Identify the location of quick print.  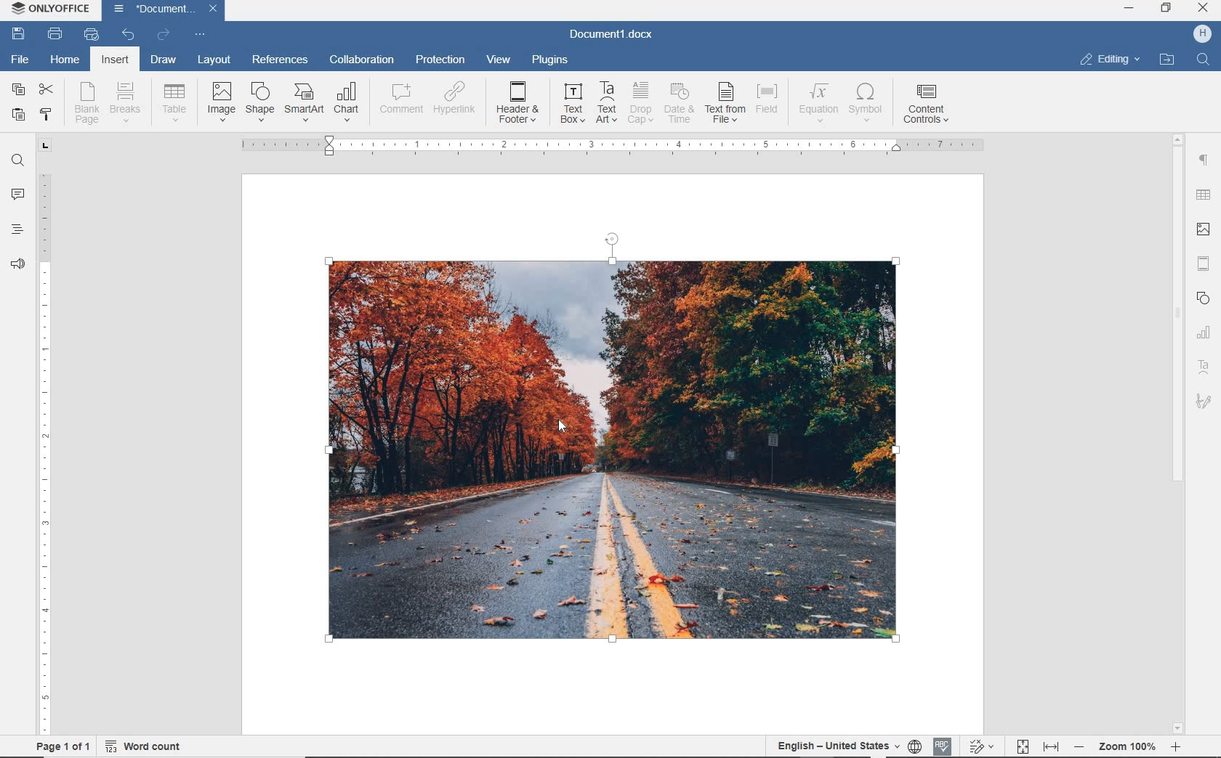
(91, 35).